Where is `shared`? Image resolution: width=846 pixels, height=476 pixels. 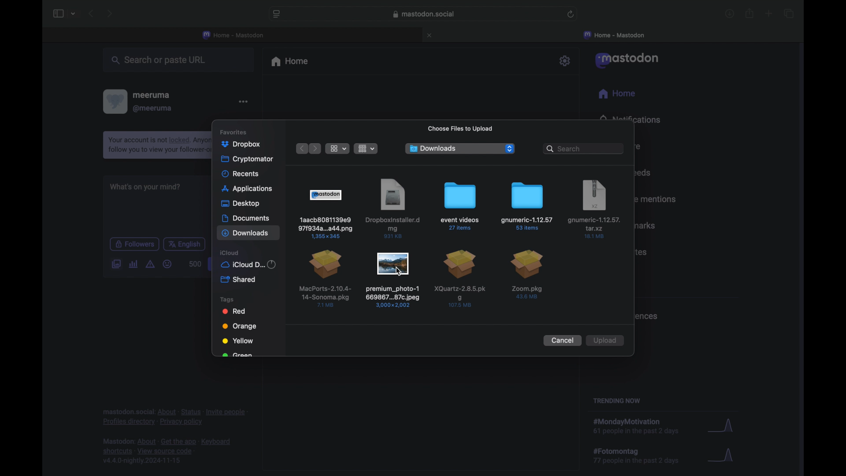
shared is located at coordinates (239, 279).